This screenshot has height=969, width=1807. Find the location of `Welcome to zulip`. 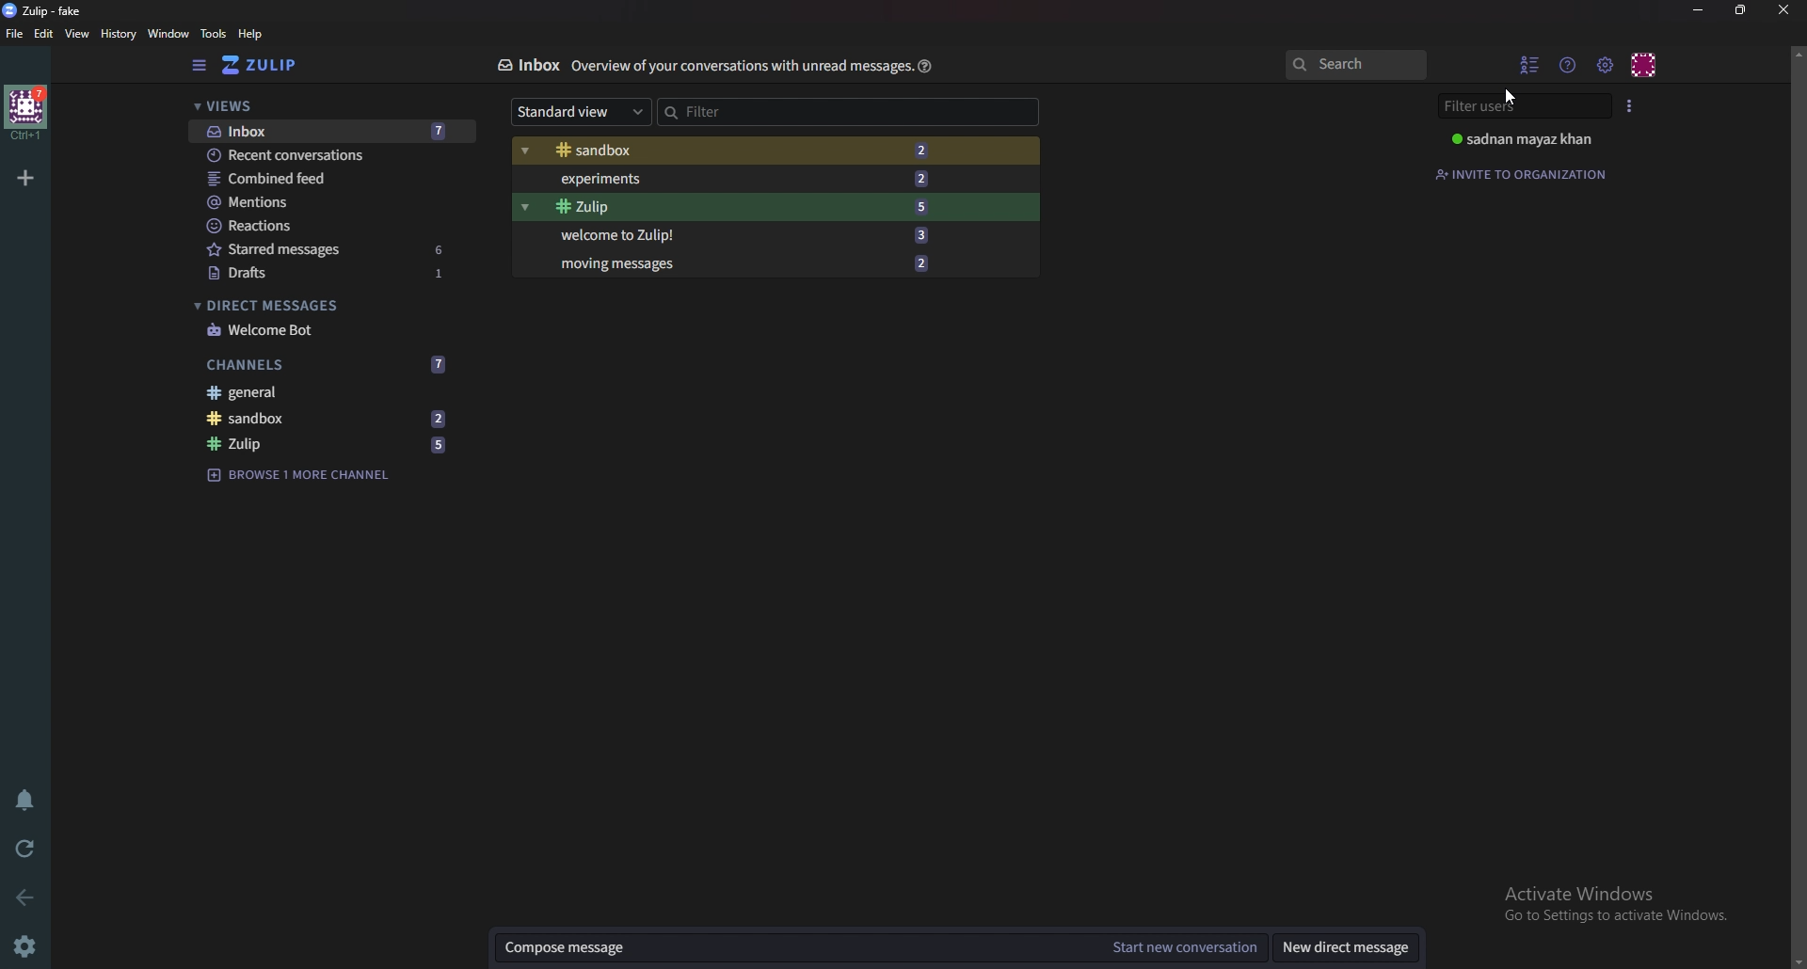

Welcome to zulip is located at coordinates (745, 236).